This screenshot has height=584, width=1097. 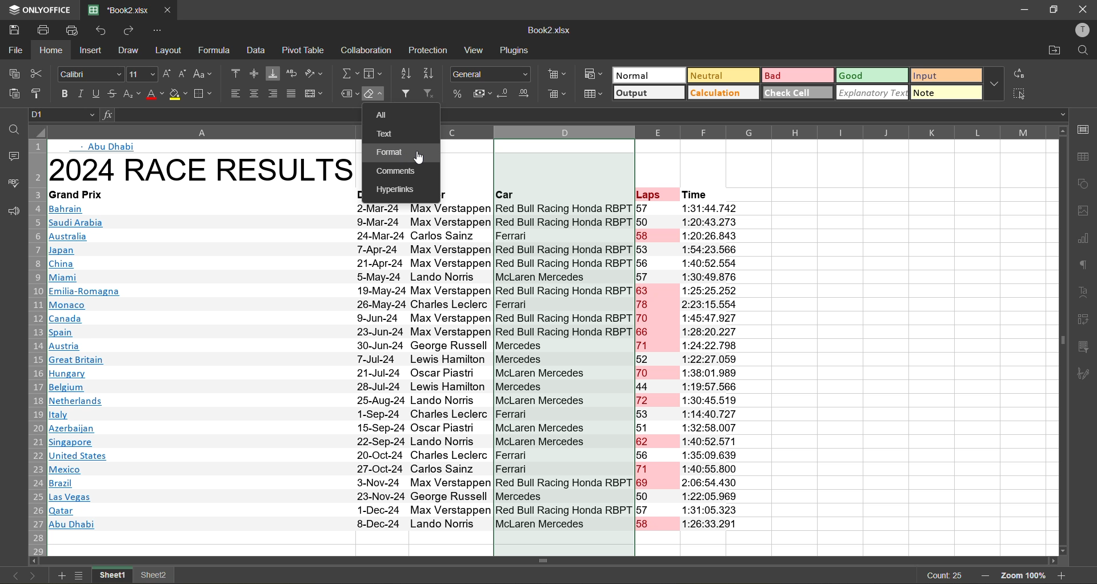 I want to click on italy 1-Sep-24 Charles Leclerc Ferrari 53 1:14:40.72, so click(x=391, y=415).